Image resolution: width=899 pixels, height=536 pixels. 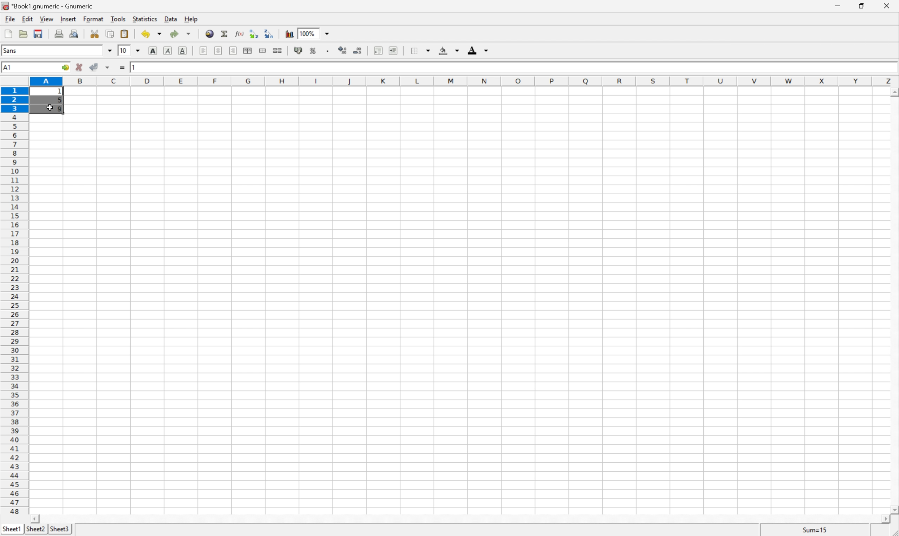 What do you see at coordinates (192, 19) in the screenshot?
I see `help` at bounding box center [192, 19].